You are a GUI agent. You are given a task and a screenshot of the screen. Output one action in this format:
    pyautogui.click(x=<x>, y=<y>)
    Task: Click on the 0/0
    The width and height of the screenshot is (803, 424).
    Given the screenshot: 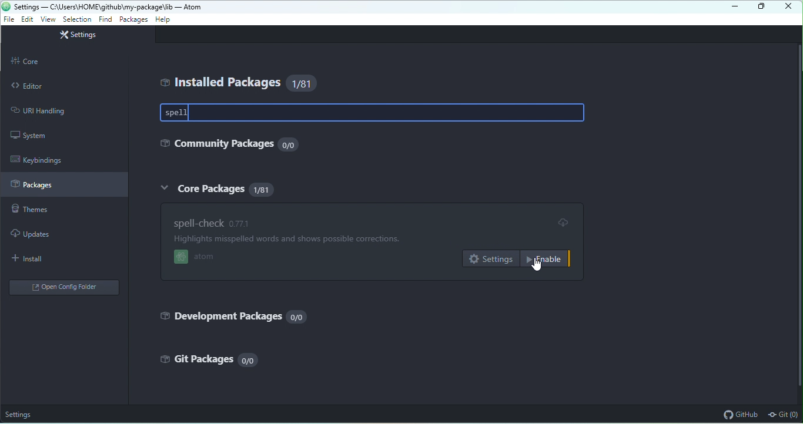 What is the action you would take?
    pyautogui.click(x=298, y=317)
    